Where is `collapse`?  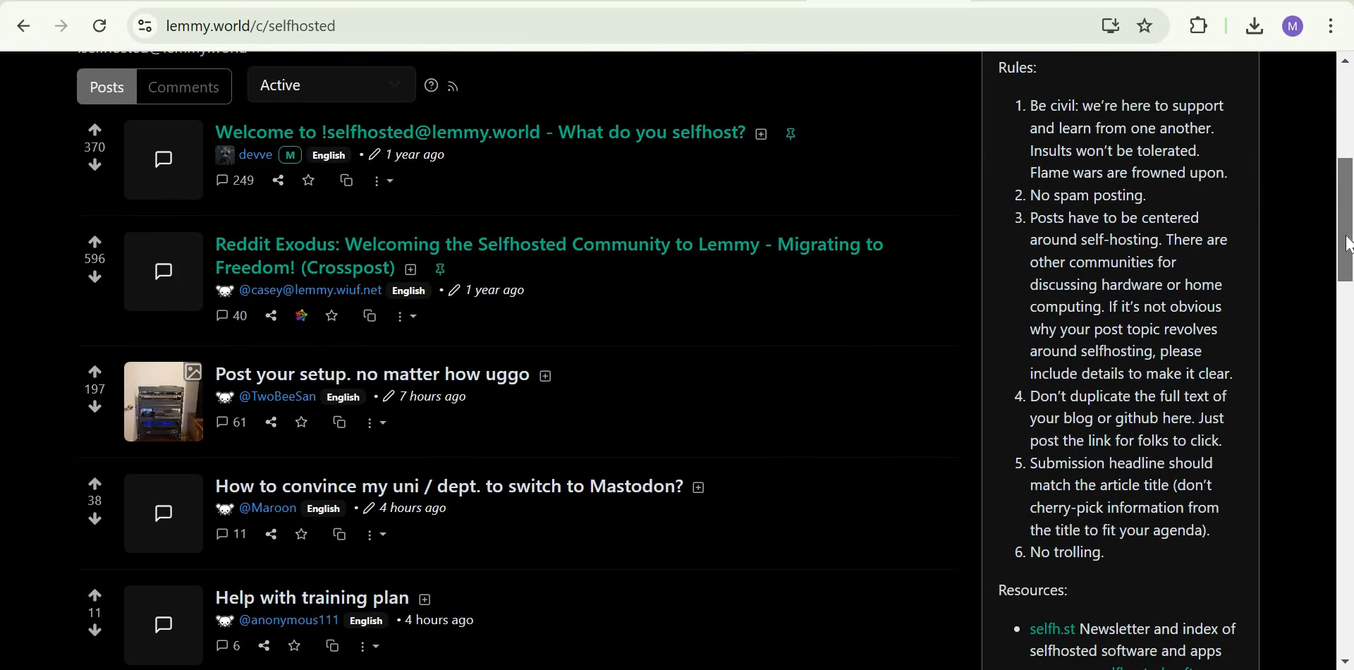 collapse is located at coordinates (545, 374).